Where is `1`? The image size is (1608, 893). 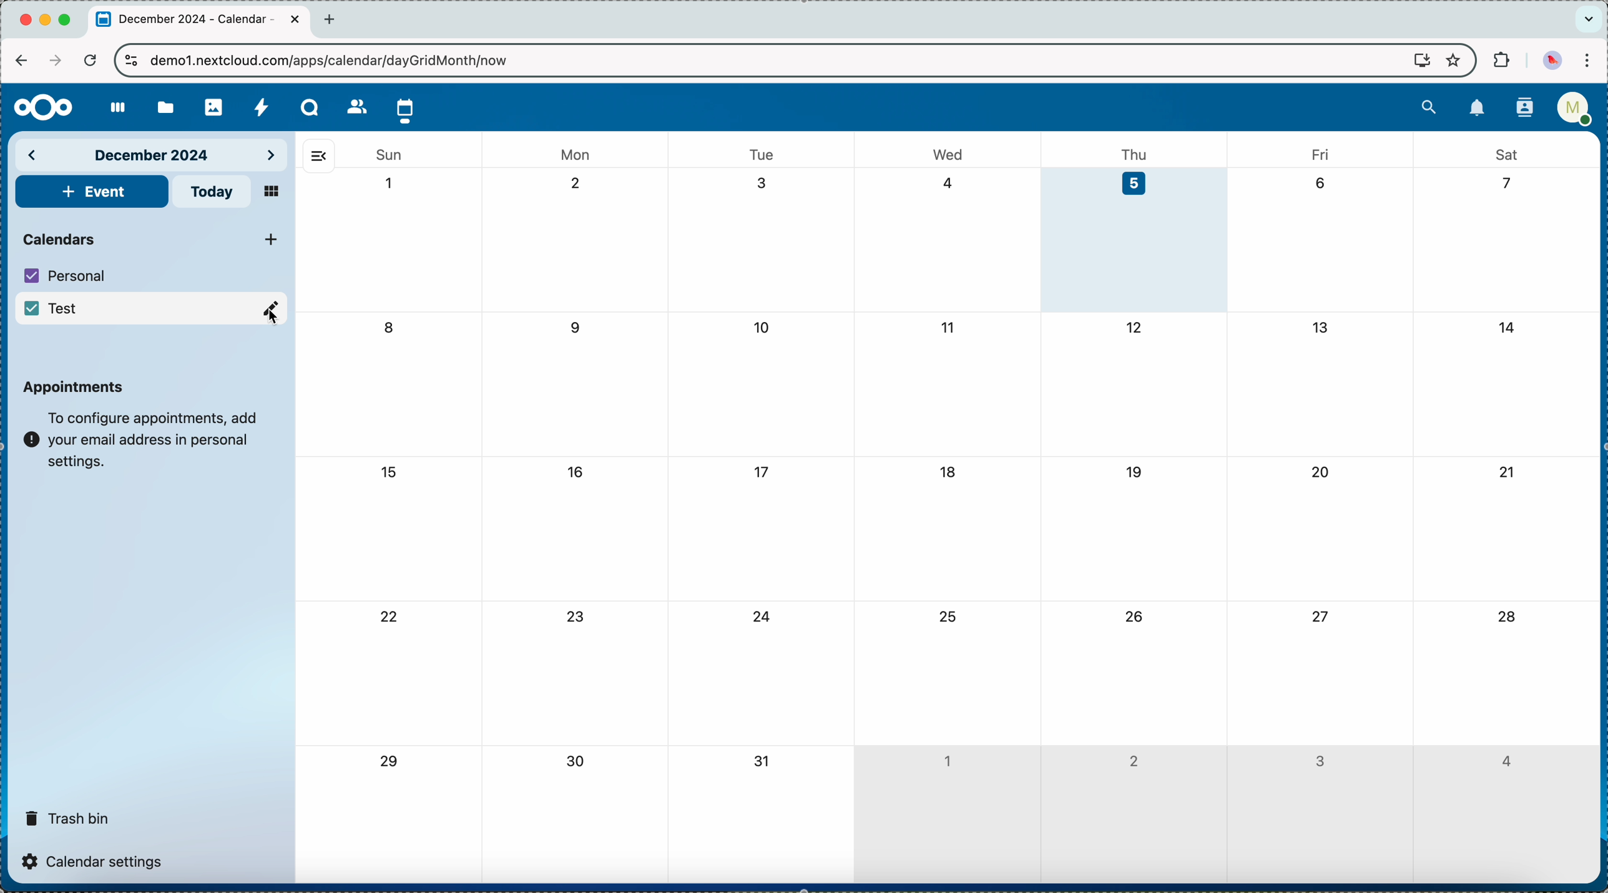
1 is located at coordinates (946, 758).